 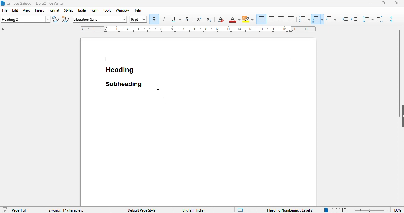 I want to click on toggle unordered list, so click(x=304, y=19).